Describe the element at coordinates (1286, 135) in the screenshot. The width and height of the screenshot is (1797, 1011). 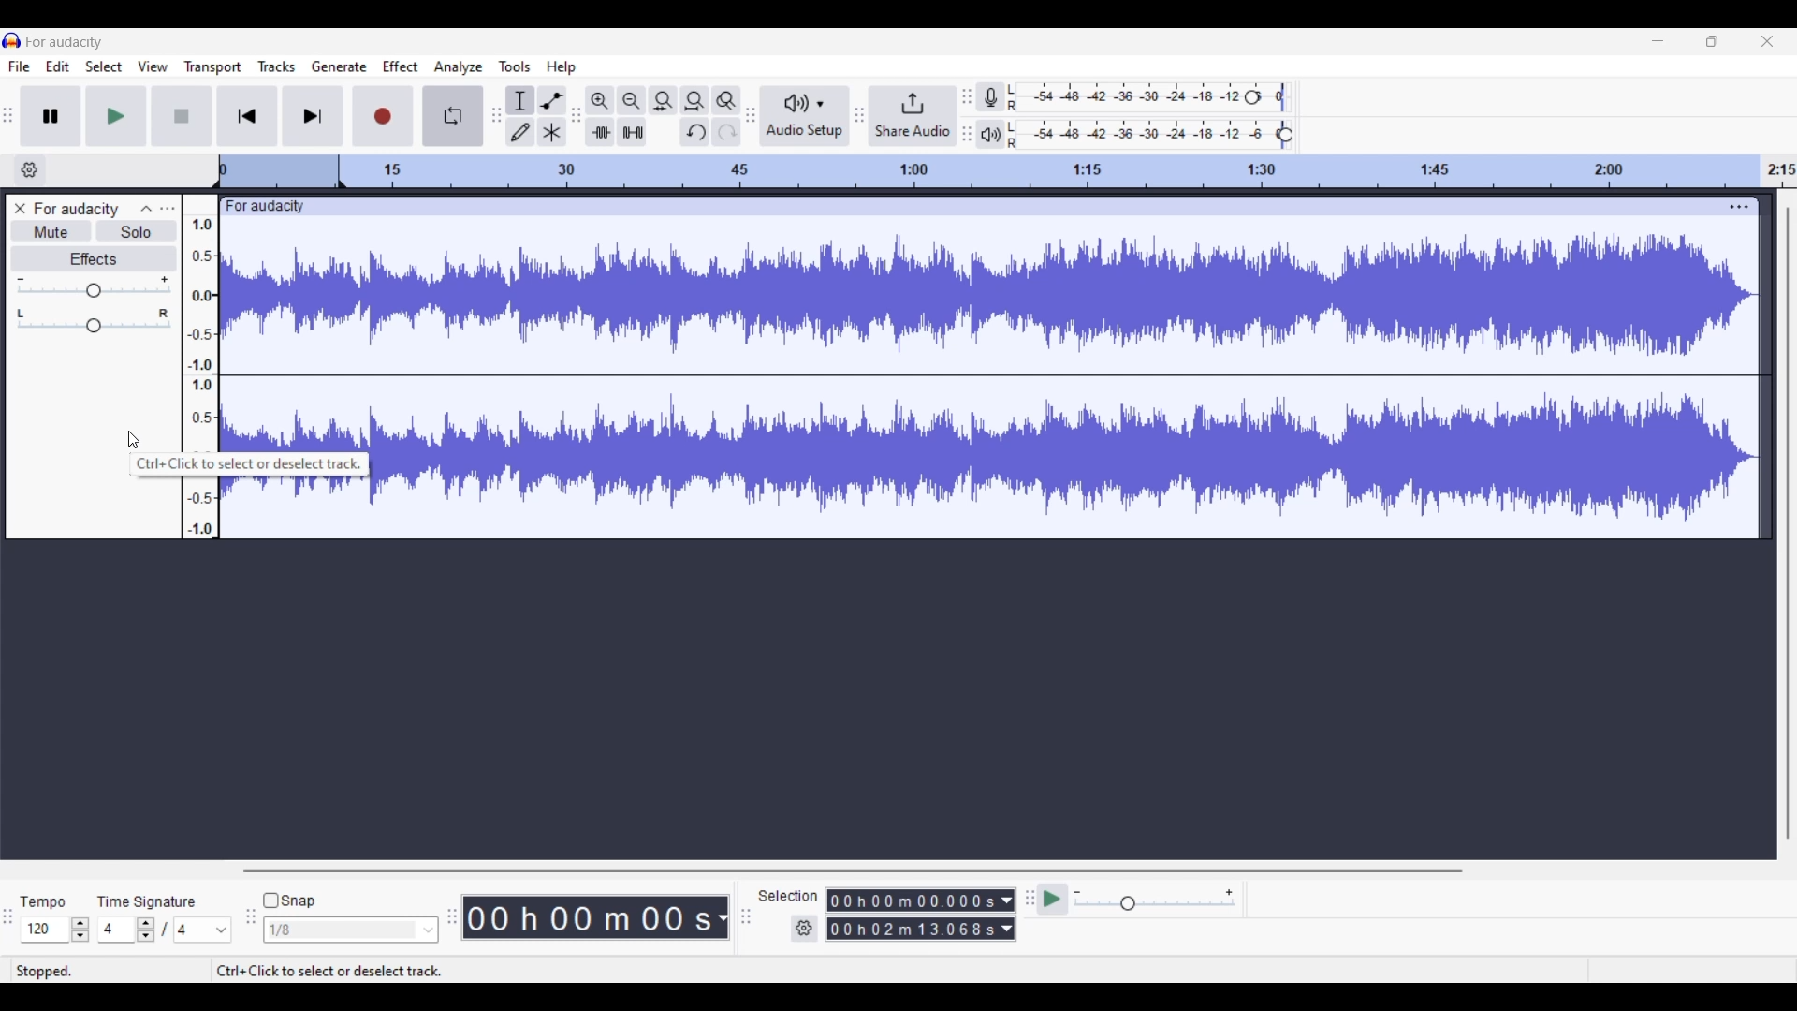
I see `Playback level header` at that location.